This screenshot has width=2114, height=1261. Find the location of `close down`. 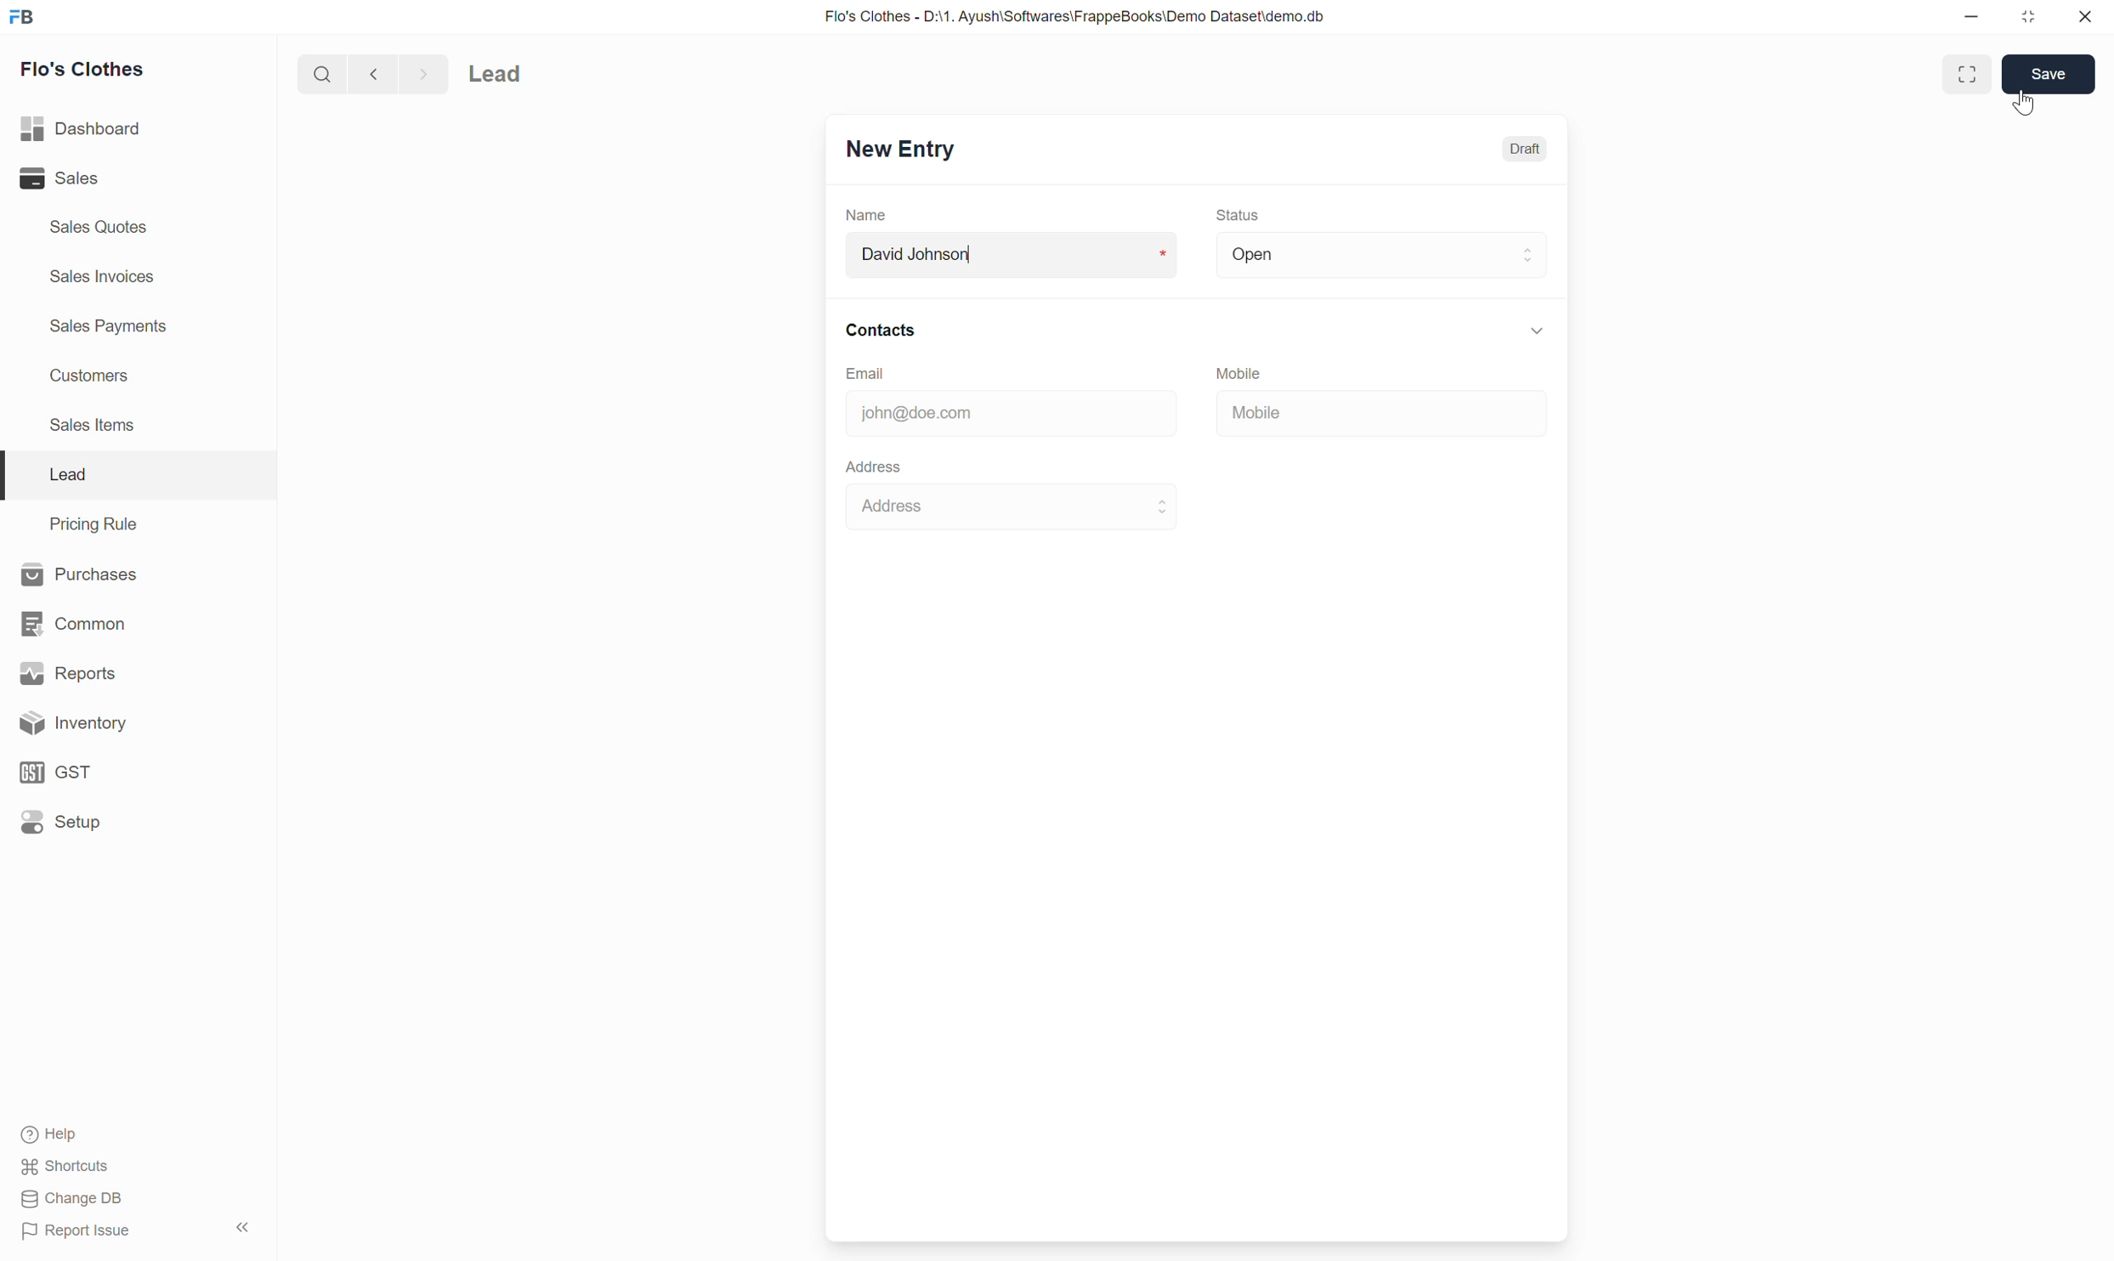

close down is located at coordinates (2030, 15).